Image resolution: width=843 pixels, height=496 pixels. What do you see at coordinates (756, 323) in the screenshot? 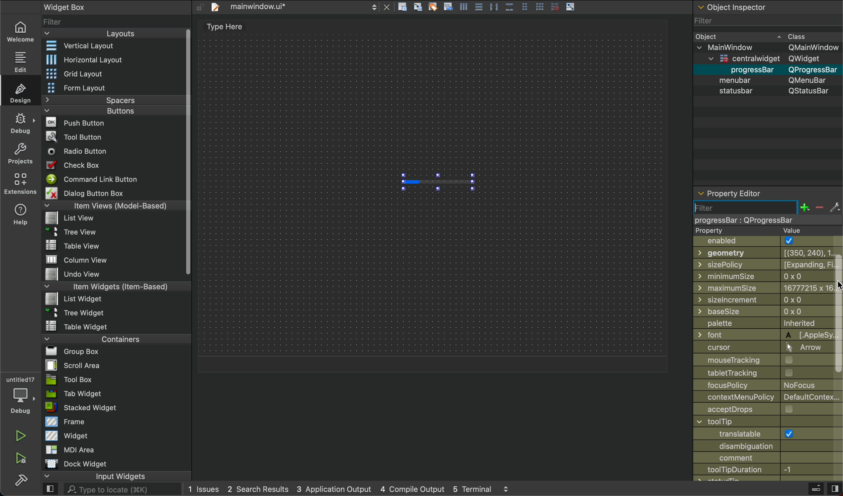
I see `palette` at bounding box center [756, 323].